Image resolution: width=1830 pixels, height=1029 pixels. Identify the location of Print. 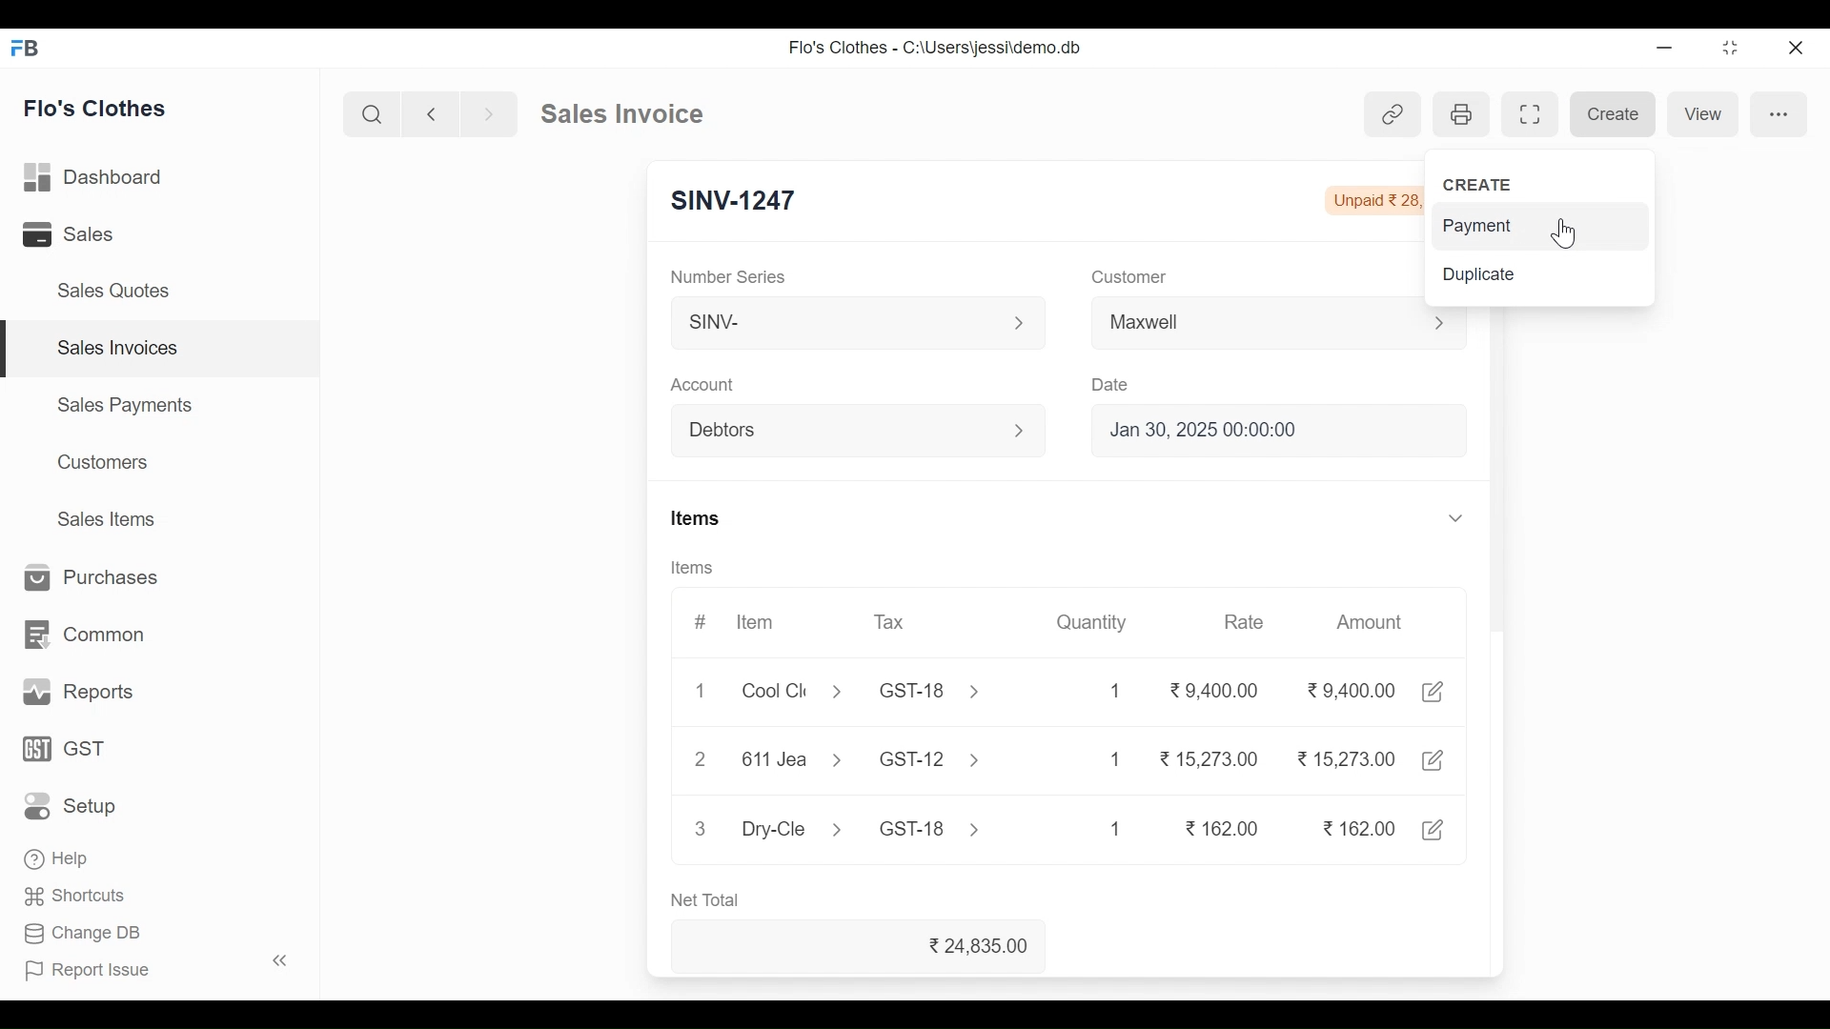
(1459, 113).